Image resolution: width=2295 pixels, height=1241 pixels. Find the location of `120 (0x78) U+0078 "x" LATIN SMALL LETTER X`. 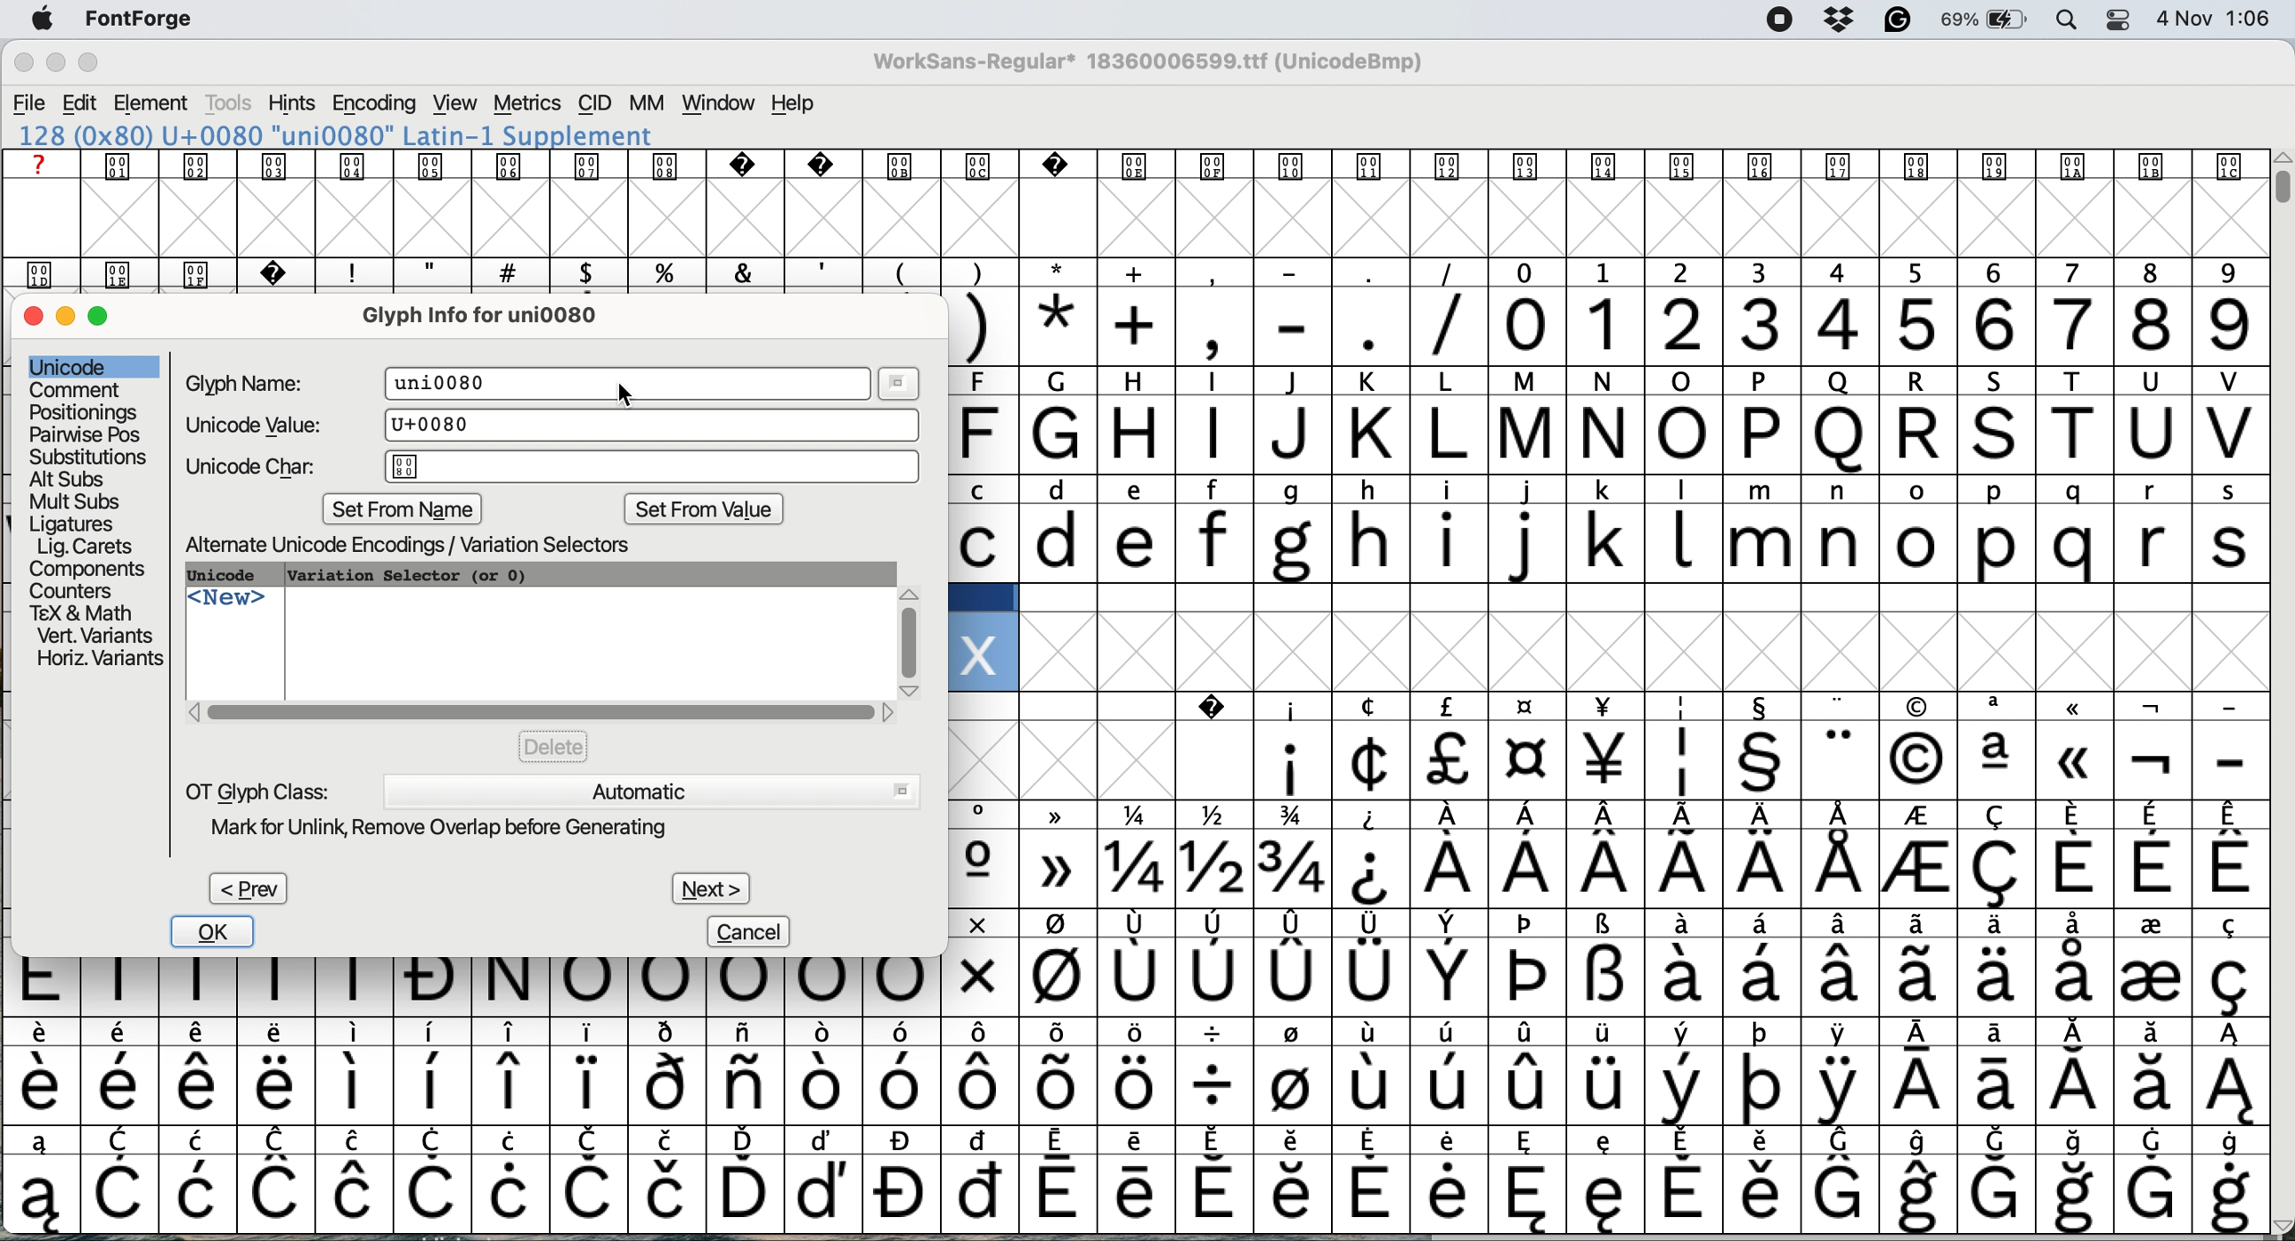

120 (0x78) U+0078 "x" LATIN SMALL LETTER X is located at coordinates (336, 135).